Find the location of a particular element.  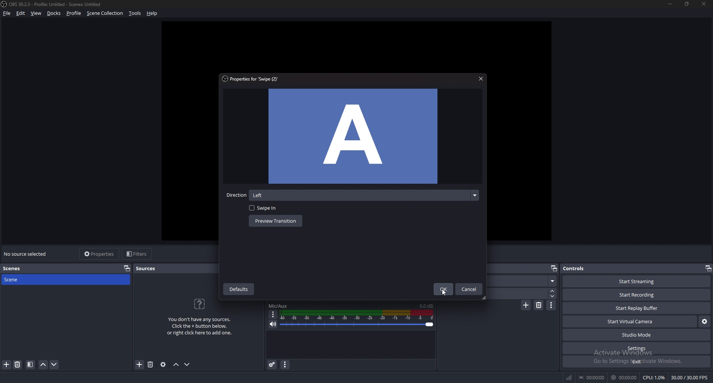

30.00 /30.00 FPS is located at coordinates (690, 377).